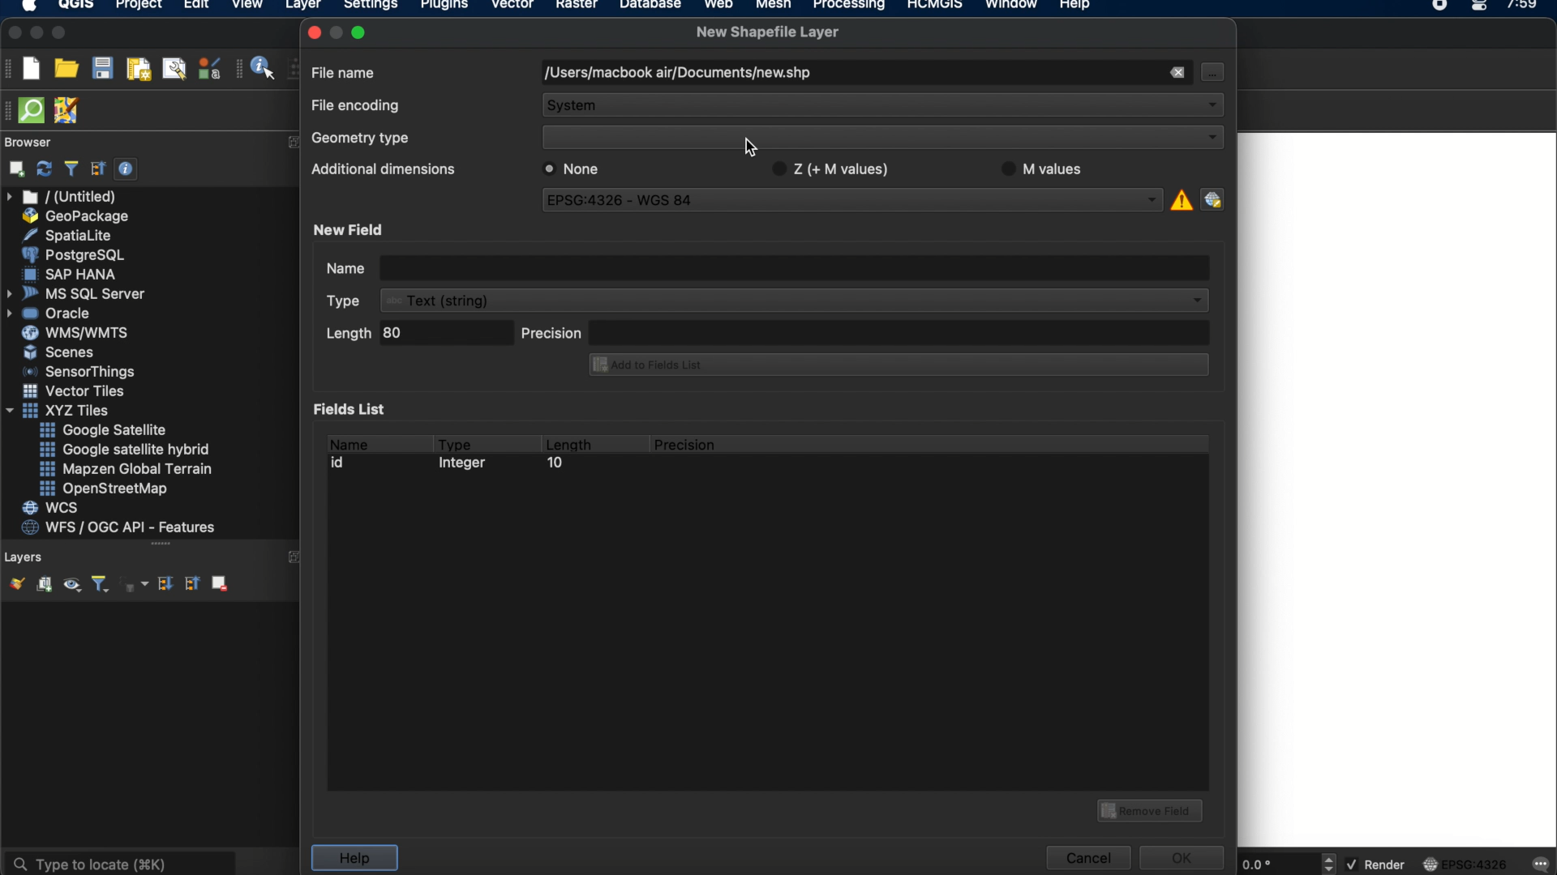 Image resolution: width=1557 pixels, height=875 pixels. Describe the element at coordinates (71, 235) in the screenshot. I see `spatiallite` at that location.